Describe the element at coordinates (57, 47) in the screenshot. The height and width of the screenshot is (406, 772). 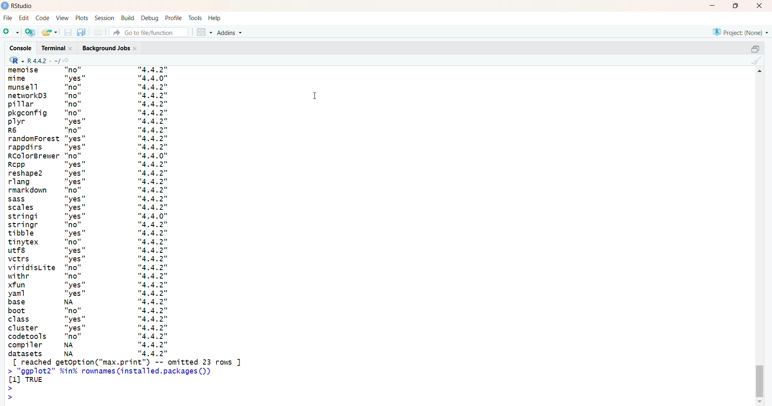
I see `terminal` at that location.